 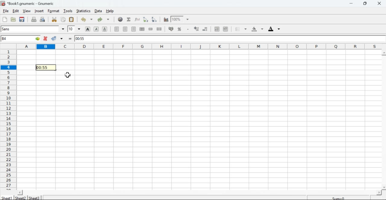 I want to click on Redo, so click(x=100, y=20).